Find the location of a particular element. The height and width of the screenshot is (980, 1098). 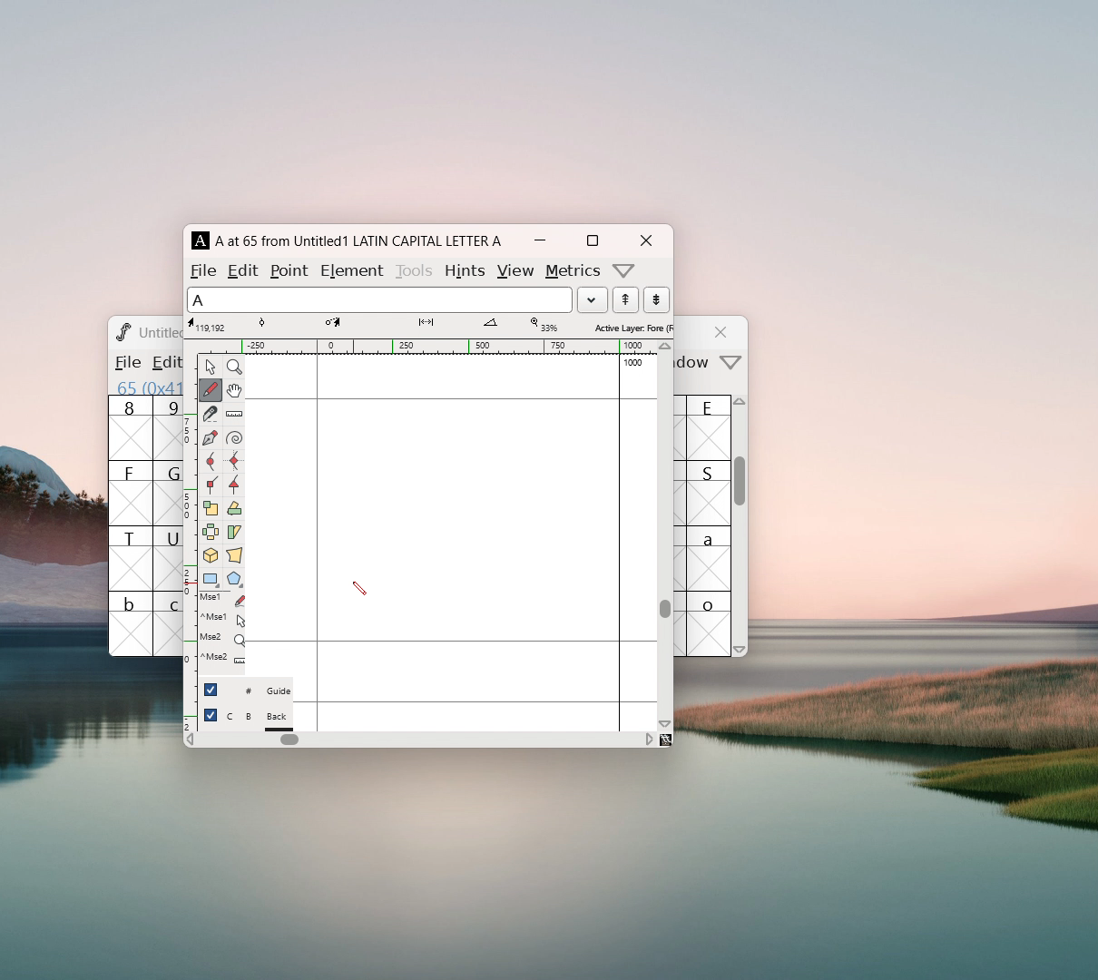

scroll up is located at coordinates (741, 406).